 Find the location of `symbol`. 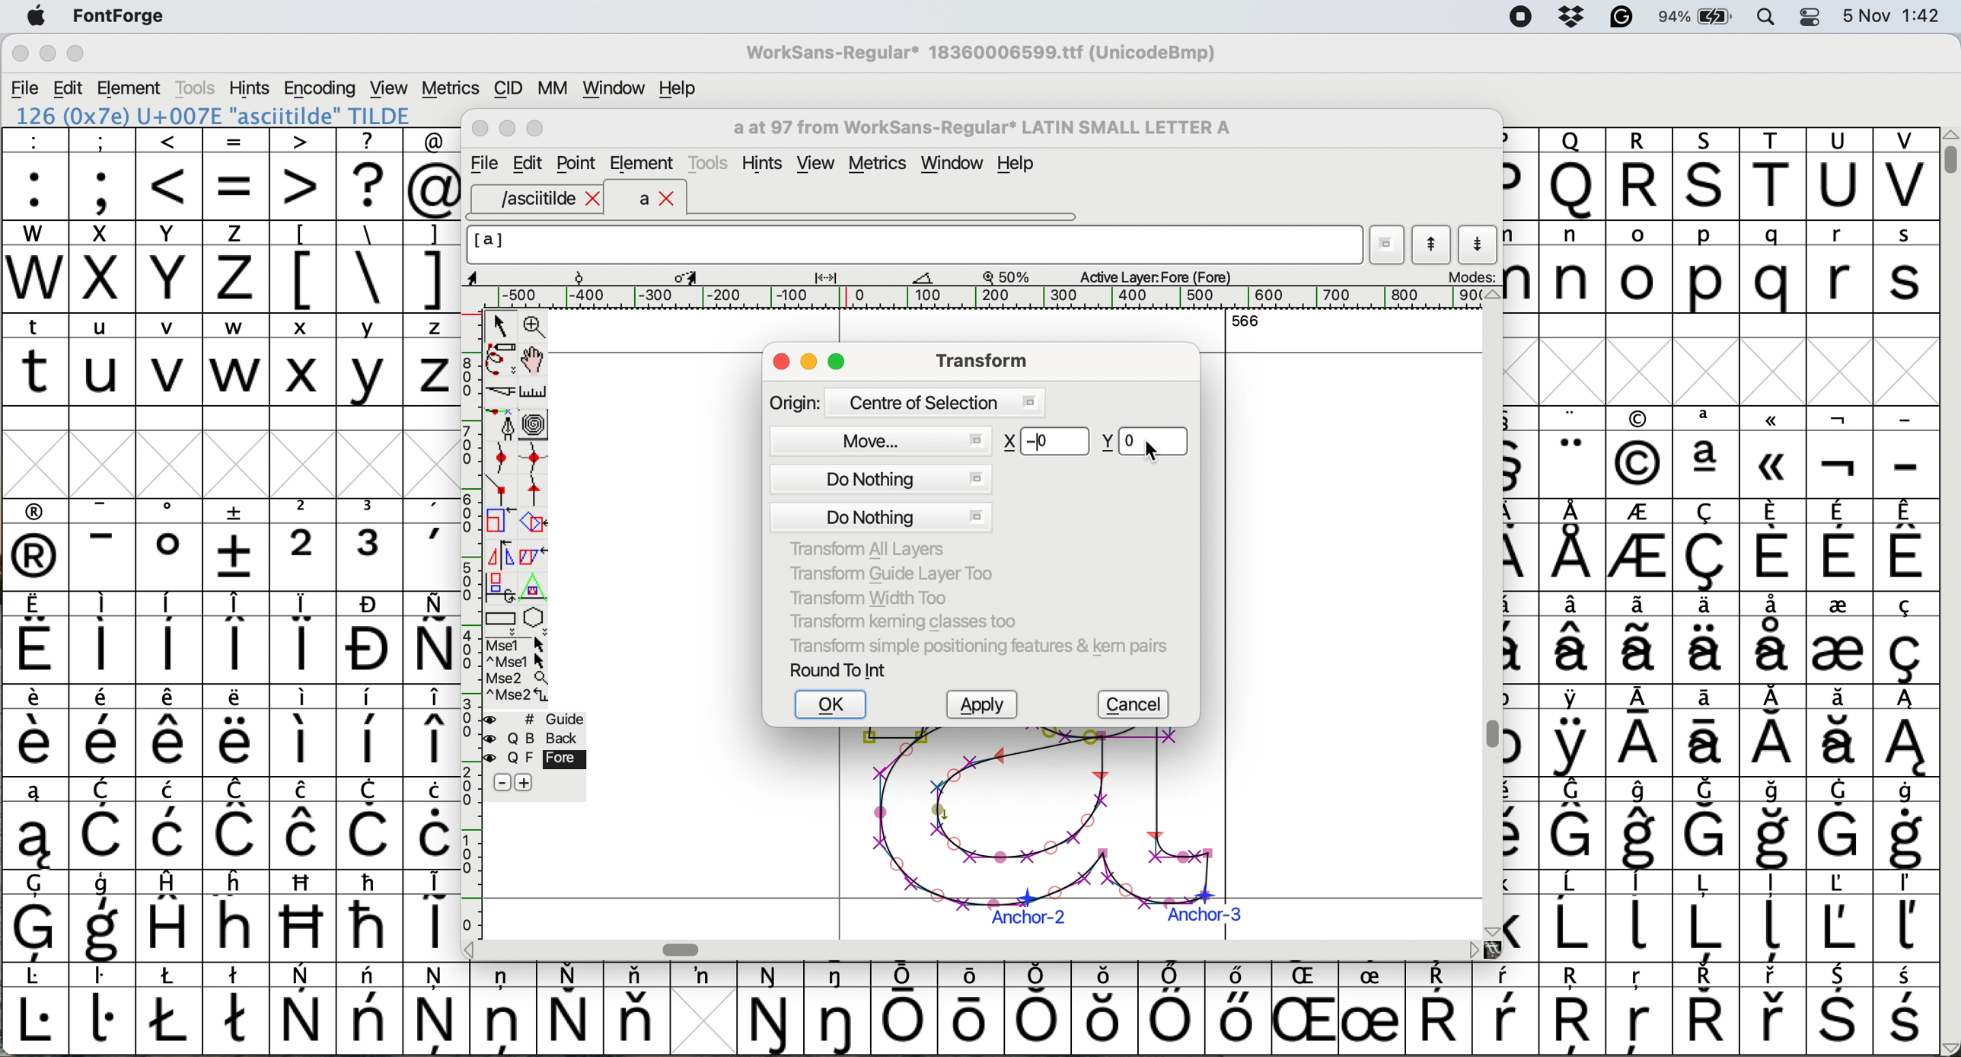

symbol is located at coordinates (1705, 1009).